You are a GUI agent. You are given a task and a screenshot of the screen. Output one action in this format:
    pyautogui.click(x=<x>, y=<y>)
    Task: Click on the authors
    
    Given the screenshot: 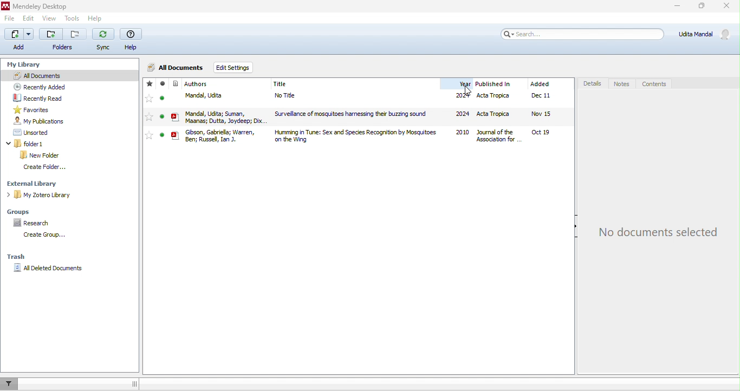 What is the action you would take?
    pyautogui.click(x=193, y=83)
    